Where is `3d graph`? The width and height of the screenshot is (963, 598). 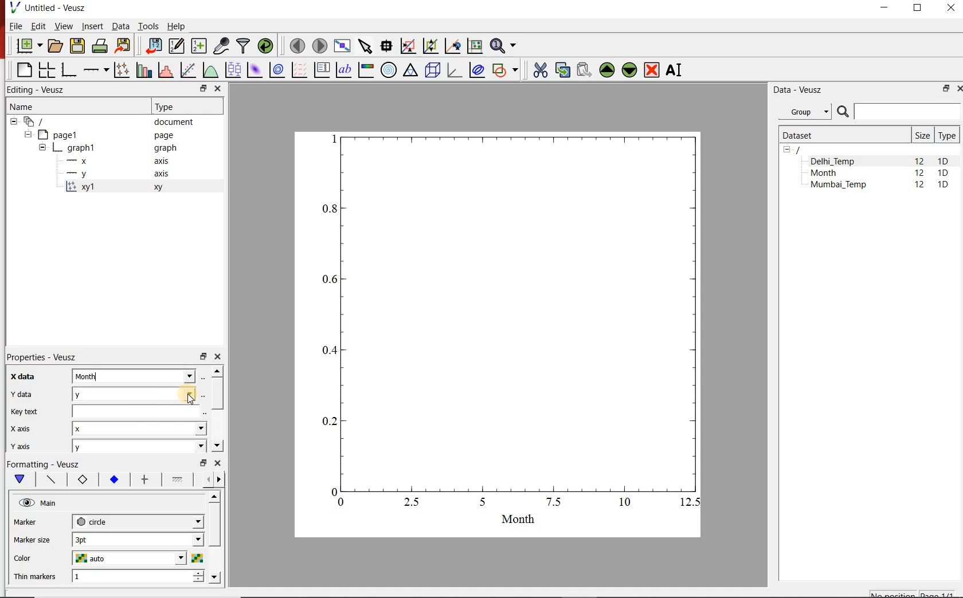 3d graph is located at coordinates (453, 70).